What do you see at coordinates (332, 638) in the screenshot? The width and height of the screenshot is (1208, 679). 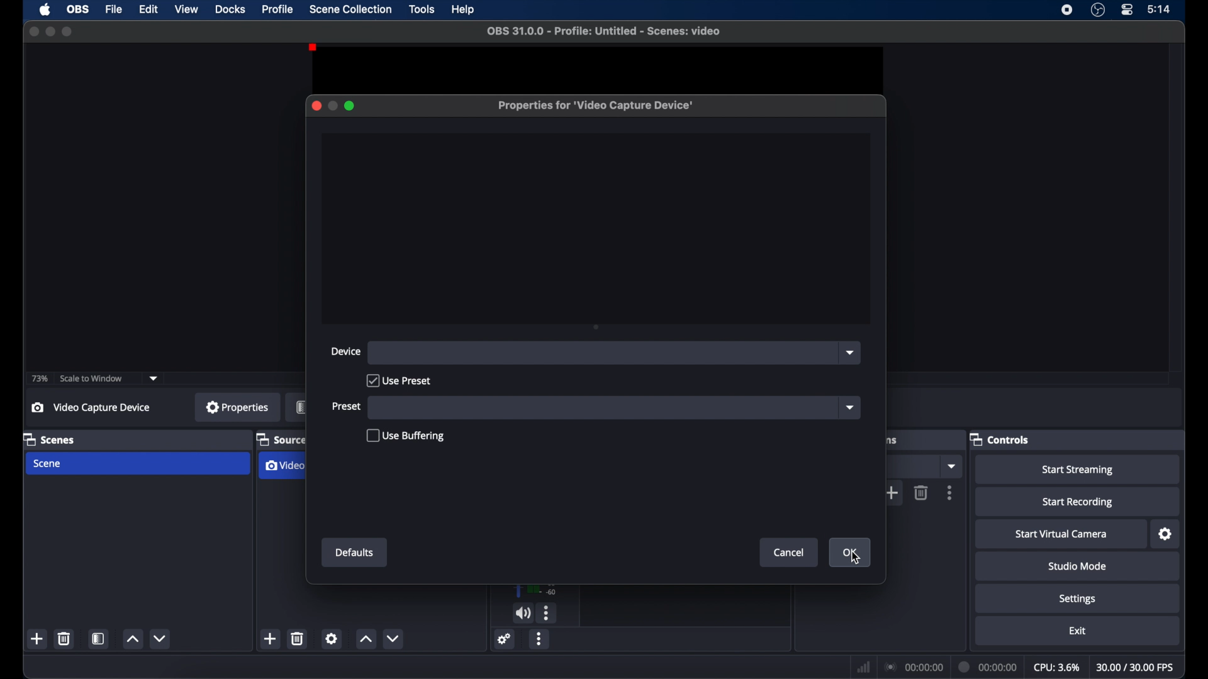 I see `settings` at bounding box center [332, 638].